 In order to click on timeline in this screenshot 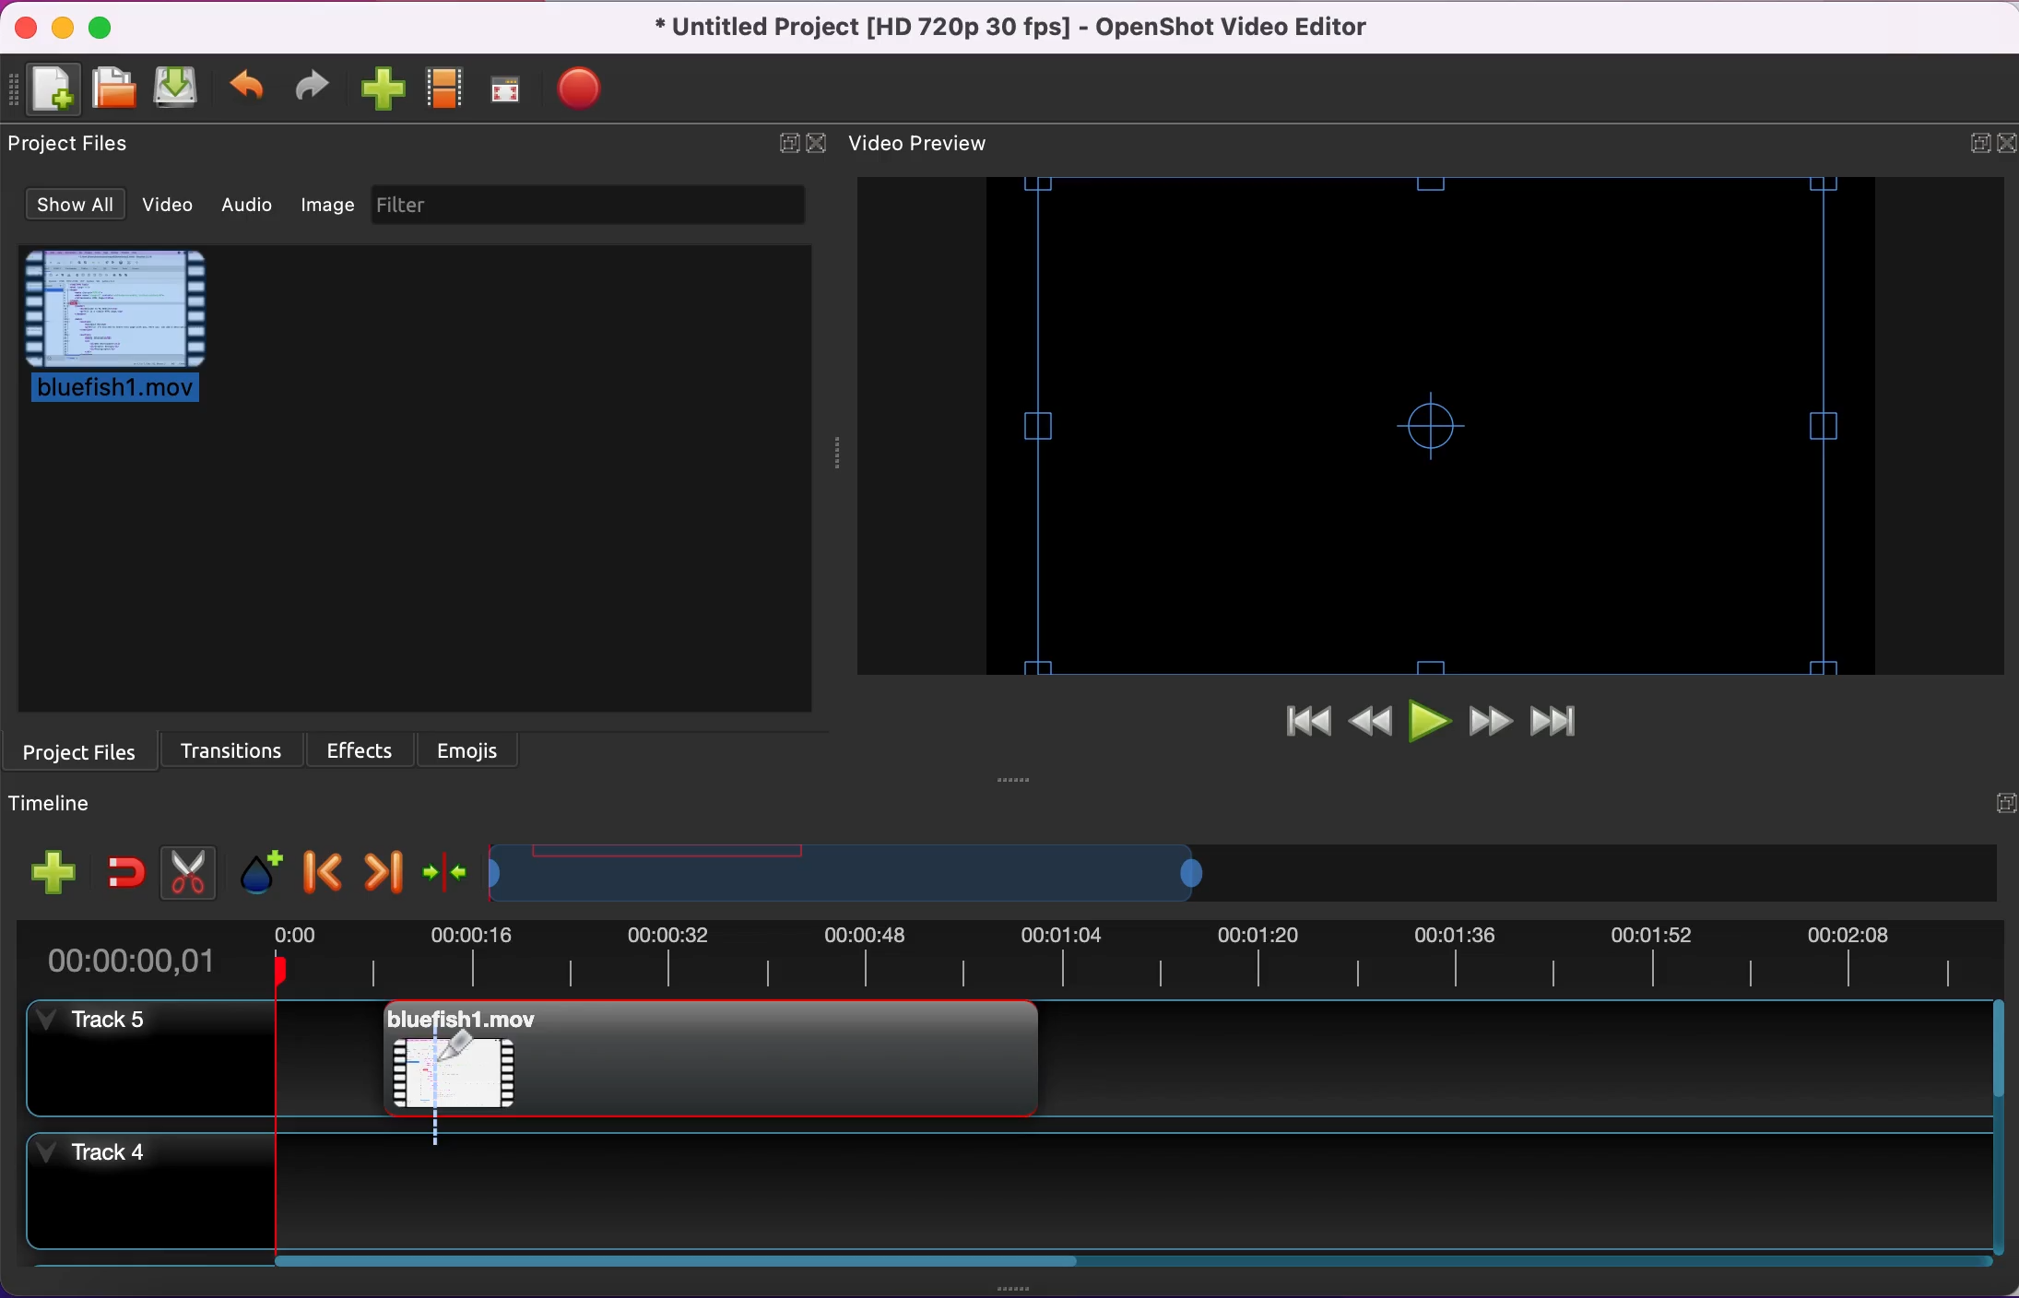, I will do `click(61, 805)`.